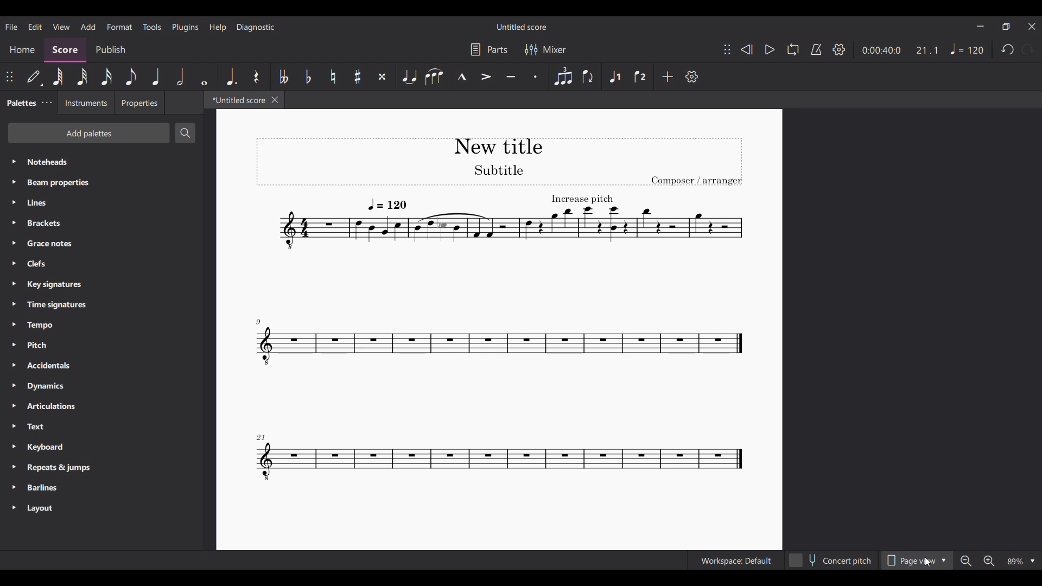  Describe the element at coordinates (88, 133) in the screenshot. I see `Add palettes` at that location.